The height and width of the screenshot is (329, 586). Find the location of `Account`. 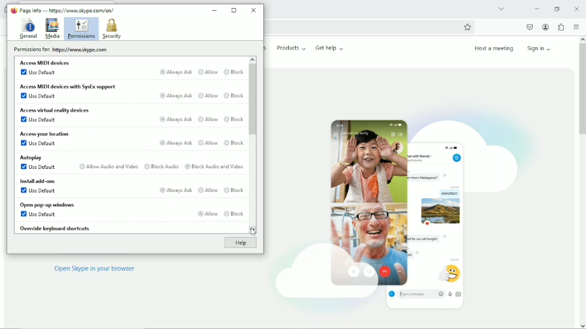

Account is located at coordinates (546, 27).